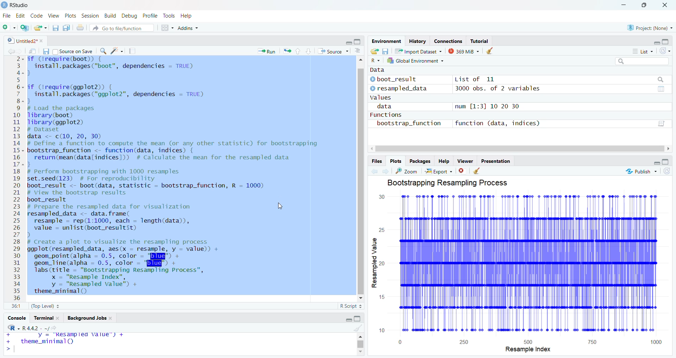 The width and height of the screenshot is (676, 358). What do you see at coordinates (359, 178) in the screenshot?
I see `vertical scroll bar` at bounding box center [359, 178].